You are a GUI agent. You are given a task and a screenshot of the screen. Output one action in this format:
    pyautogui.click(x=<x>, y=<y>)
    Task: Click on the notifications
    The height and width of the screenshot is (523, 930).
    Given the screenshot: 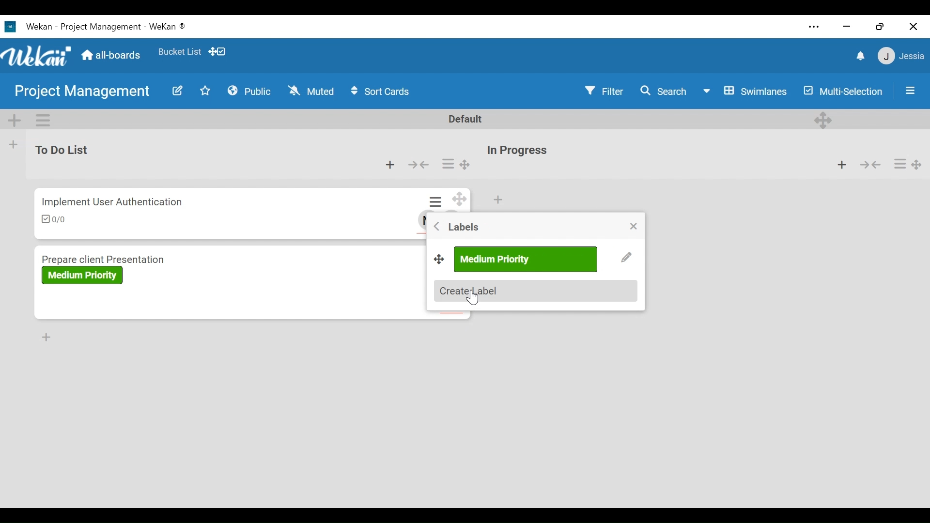 What is the action you would take?
    pyautogui.click(x=859, y=55)
    